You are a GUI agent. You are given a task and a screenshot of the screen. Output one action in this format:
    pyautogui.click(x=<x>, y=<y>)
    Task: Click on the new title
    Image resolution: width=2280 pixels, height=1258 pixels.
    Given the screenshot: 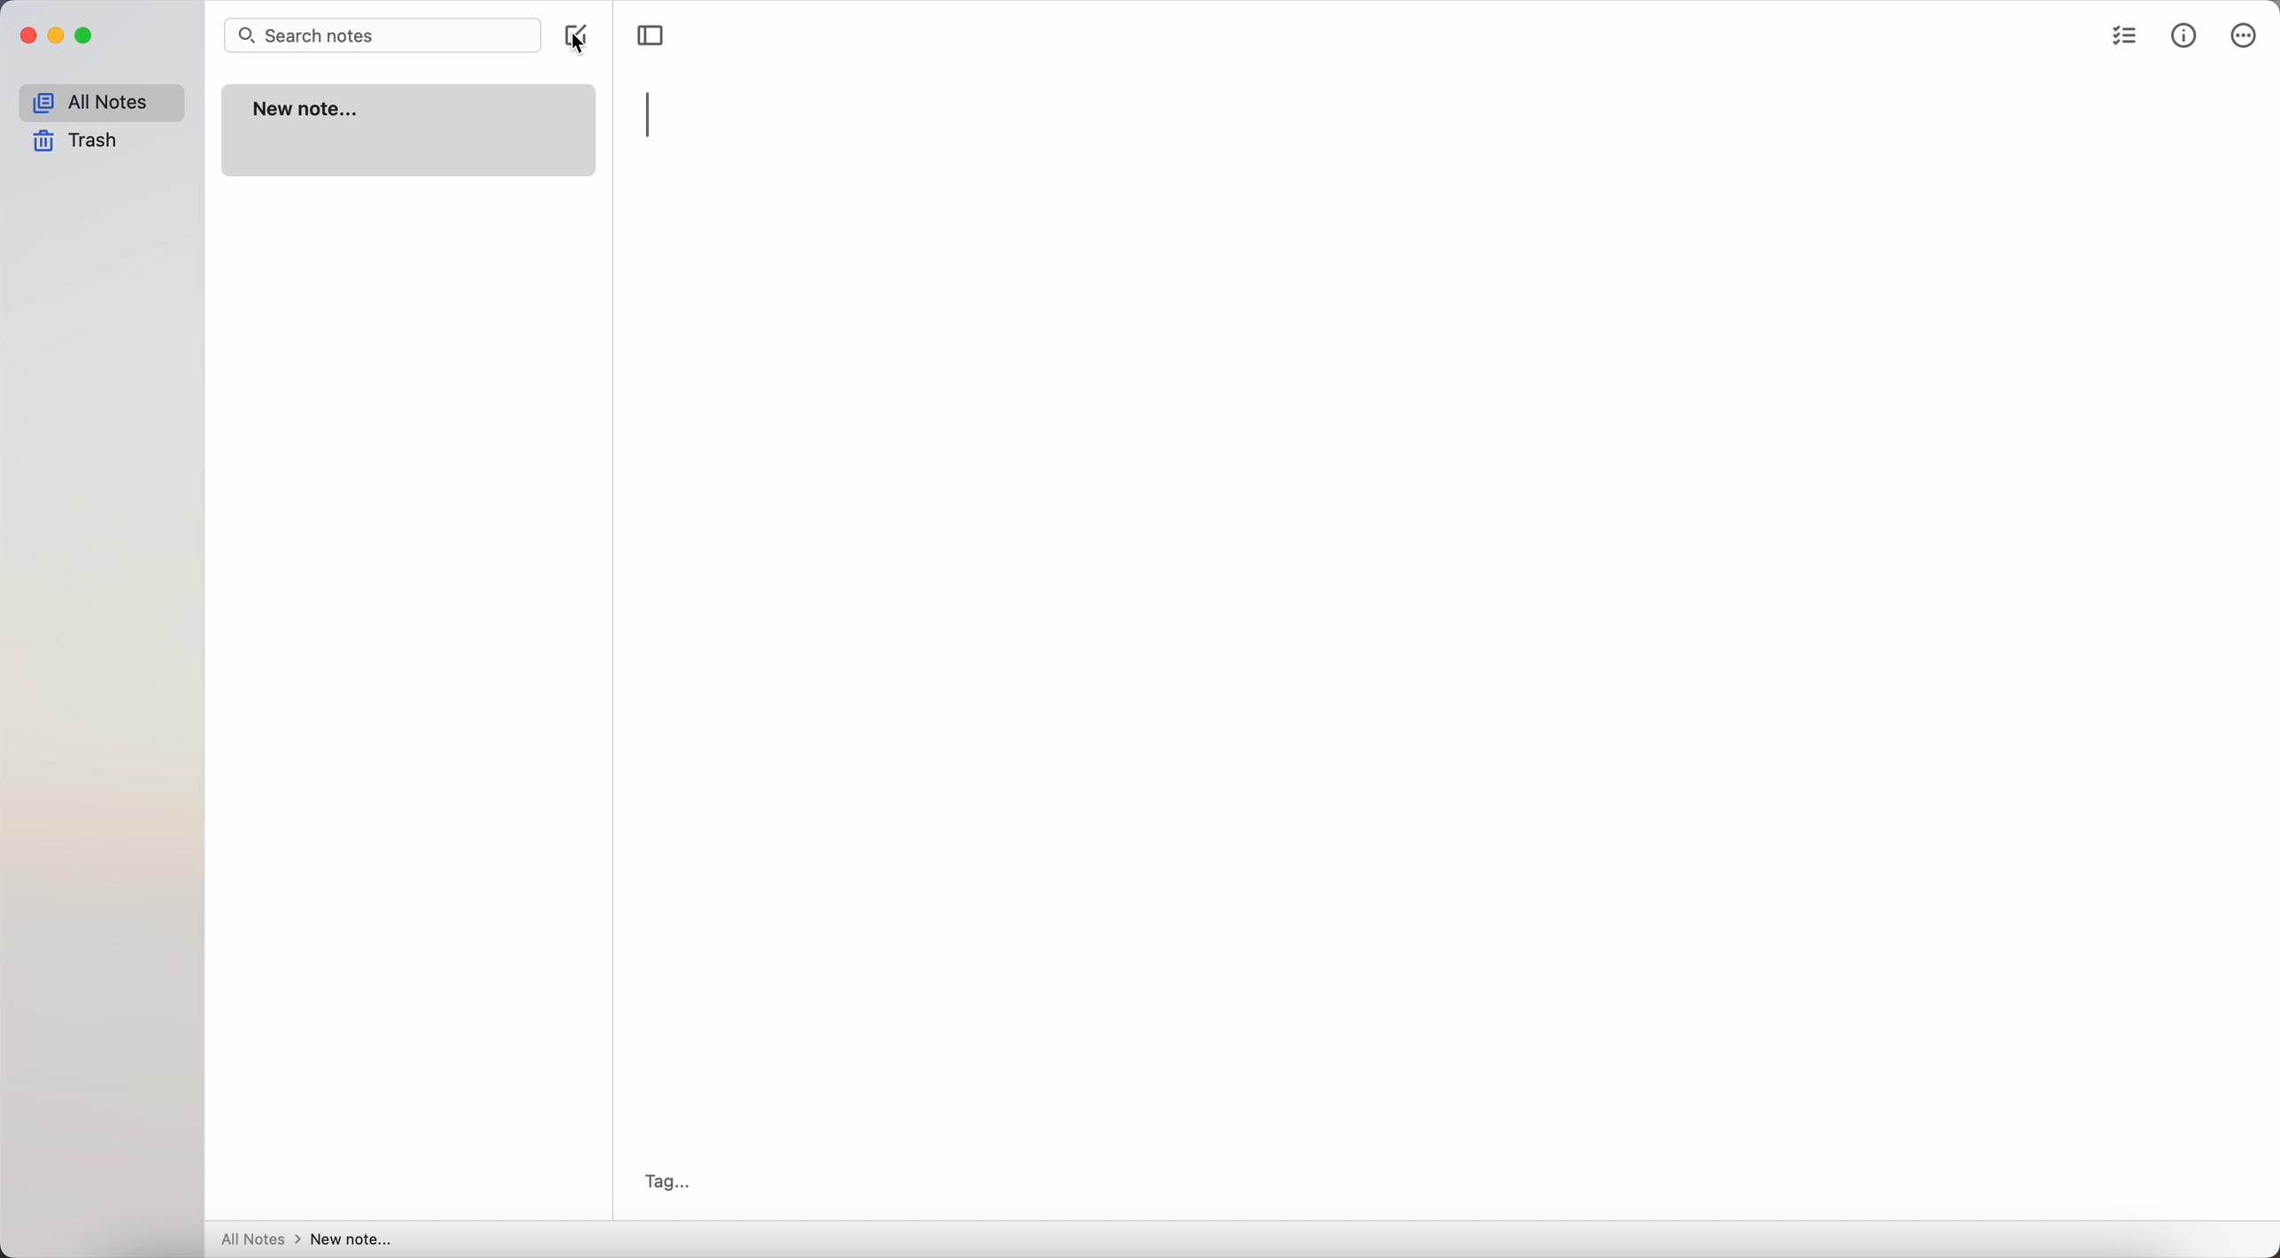 What is the action you would take?
    pyautogui.click(x=352, y=1240)
    